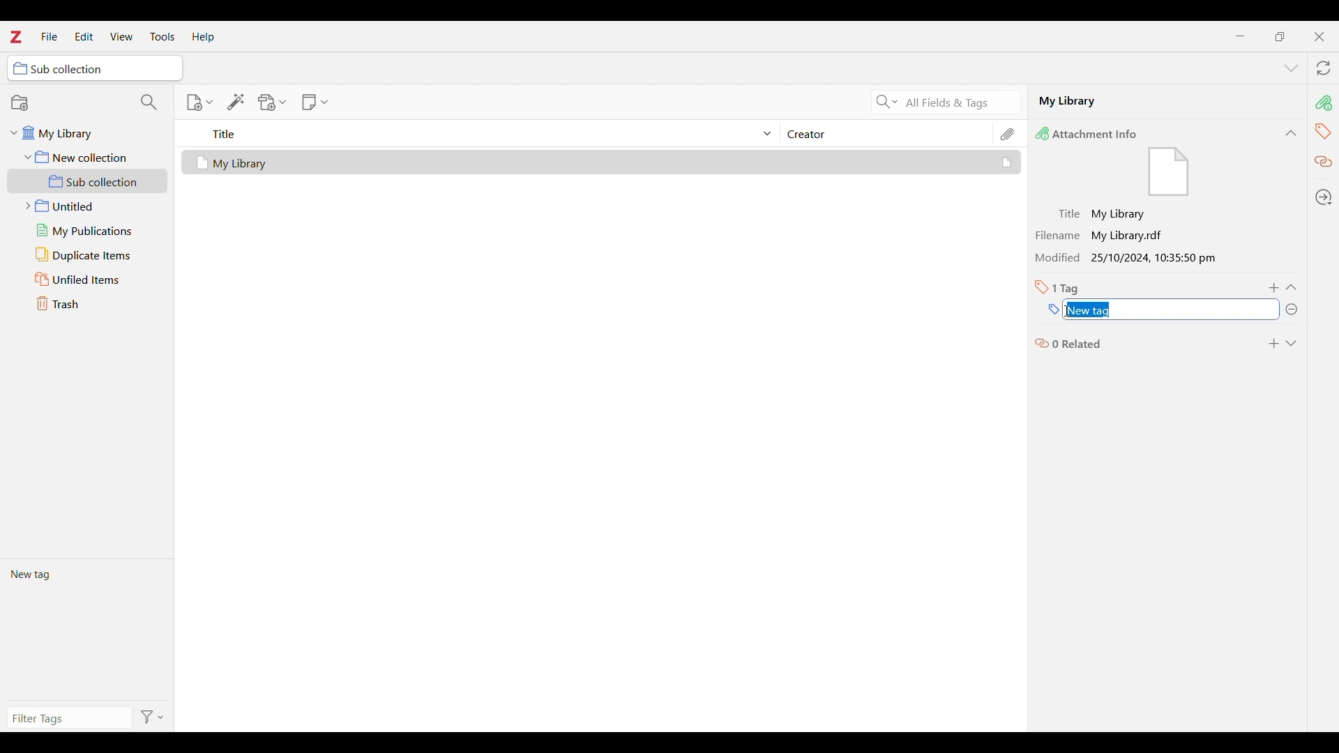 Image resolution: width=1339 pixels, height=753 pixels. What do you see at coordinates (1169, 173) in the screenshot?
I see `` at bounding box center [1169, 173].